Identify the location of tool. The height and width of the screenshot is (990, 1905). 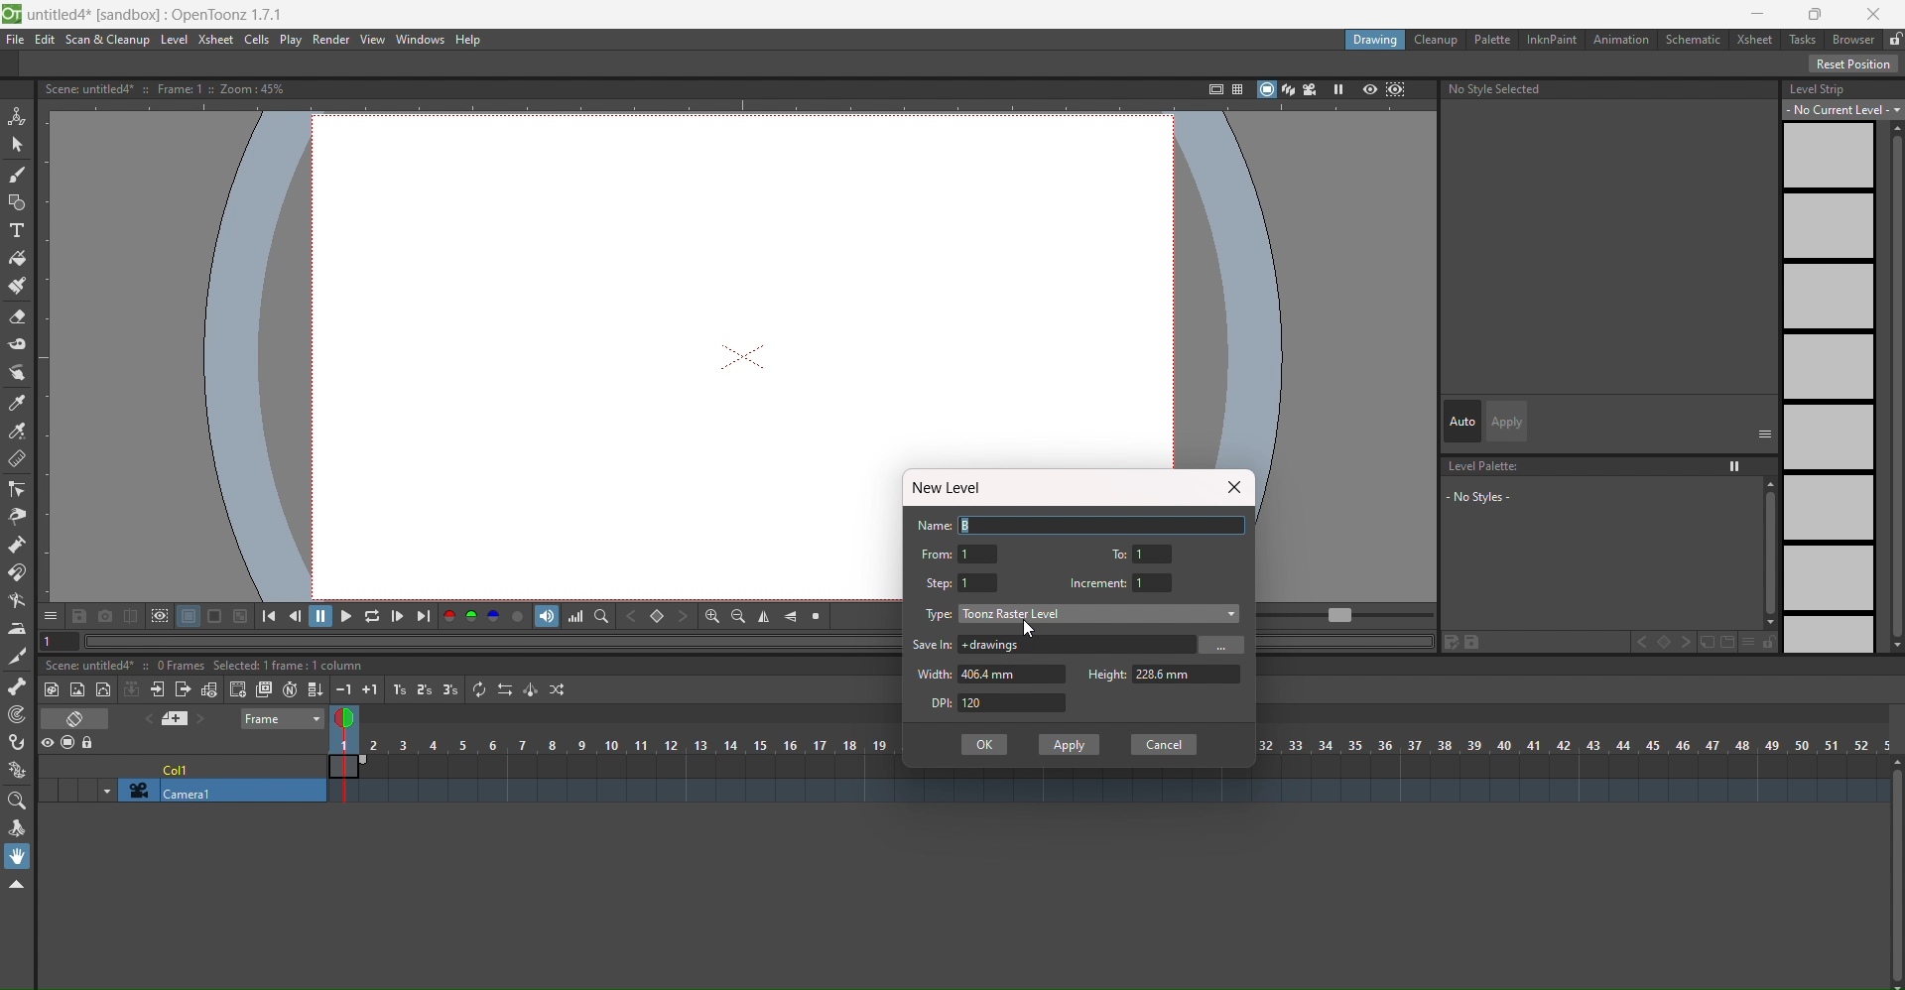
(130, 614).